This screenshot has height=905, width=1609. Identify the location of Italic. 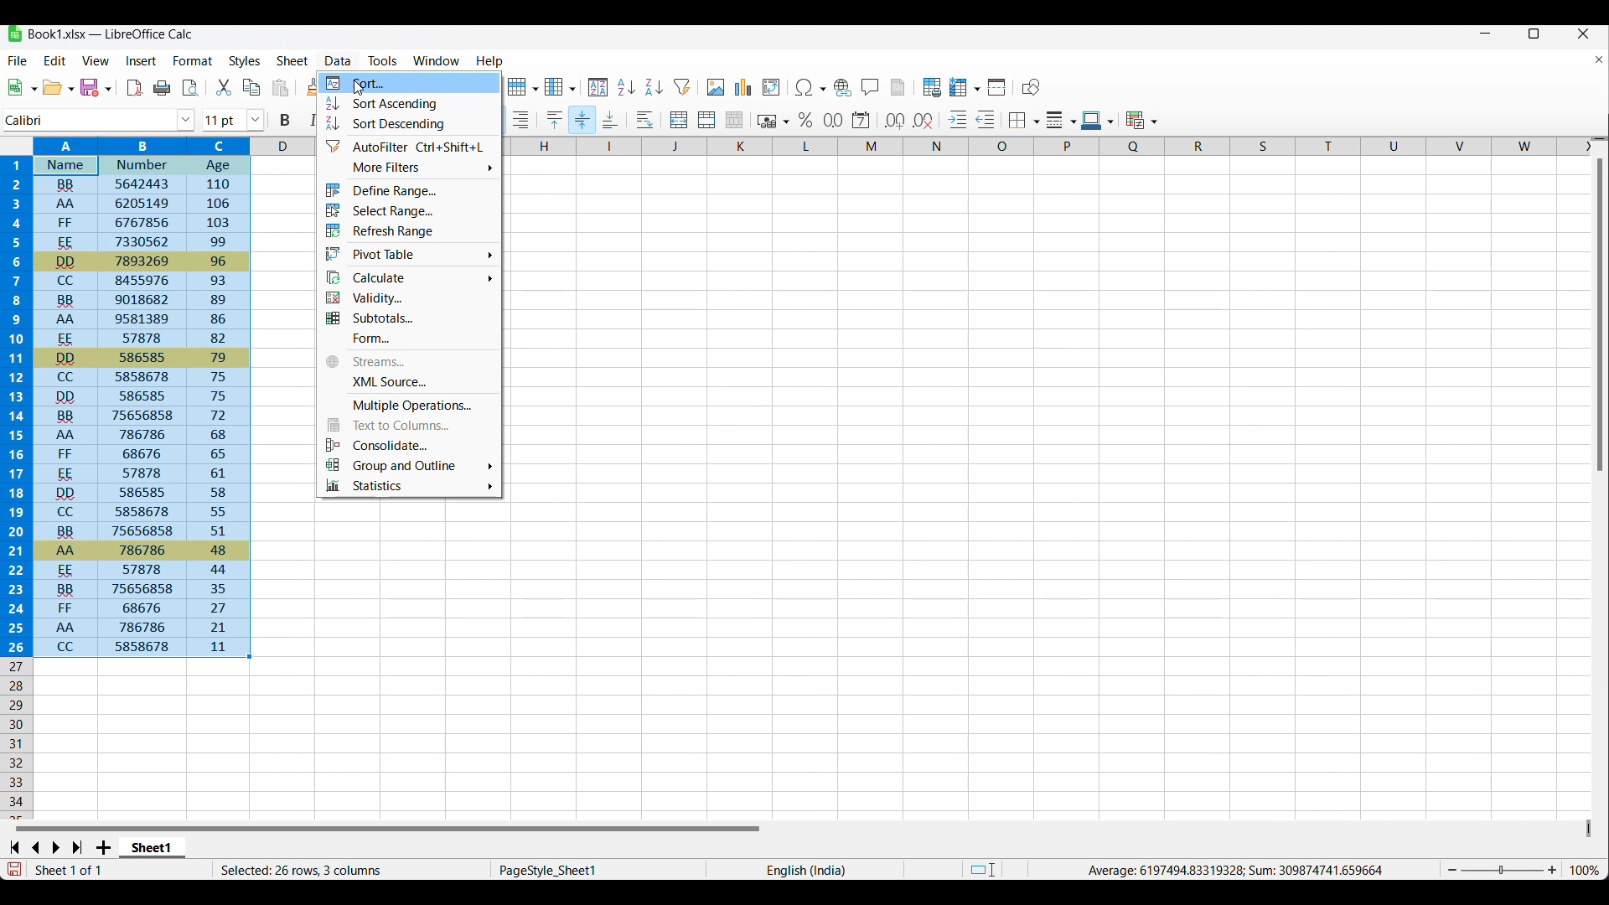
(314, 120).